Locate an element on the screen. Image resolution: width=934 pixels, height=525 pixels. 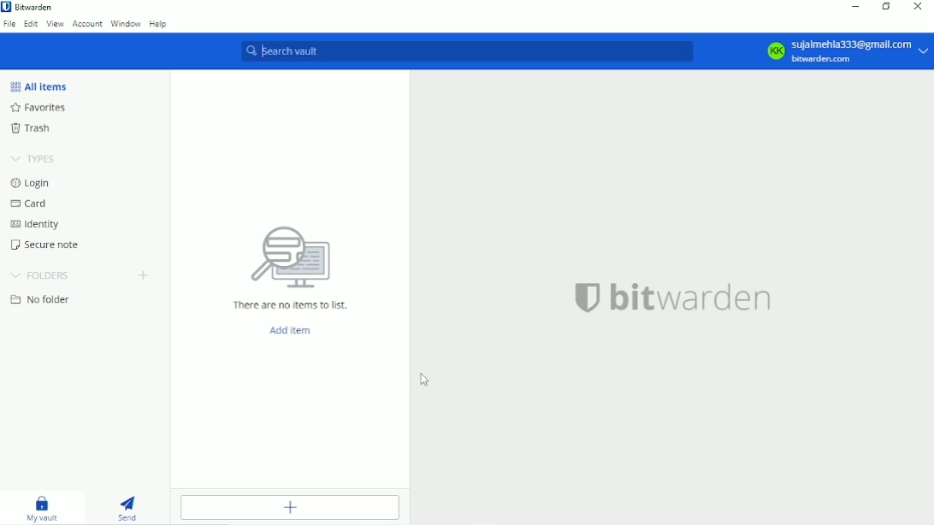
Edit is located at coordinates (32, 24).